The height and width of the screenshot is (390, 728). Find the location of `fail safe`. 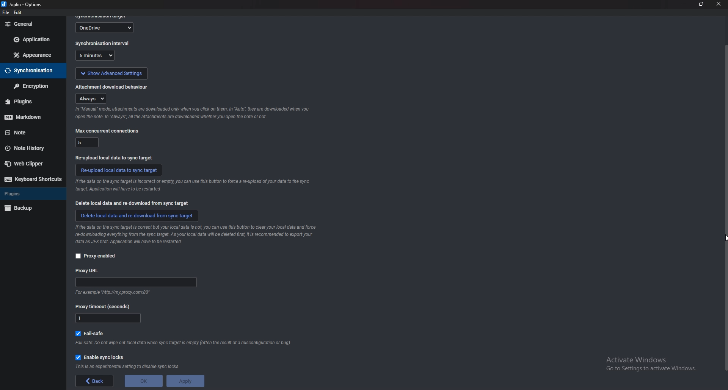

fail safe is located at coordinates (93, 332).